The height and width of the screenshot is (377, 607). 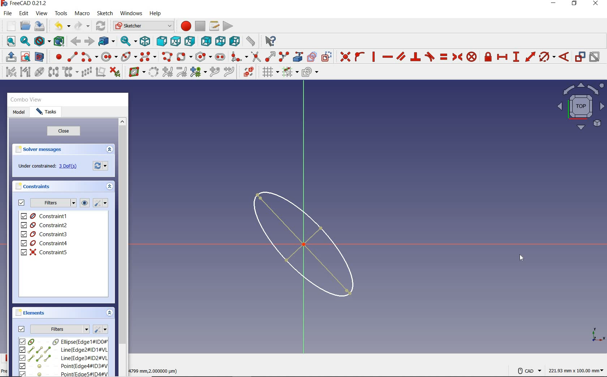 I want to click on configure rendering order, so click(x=309, y=73).